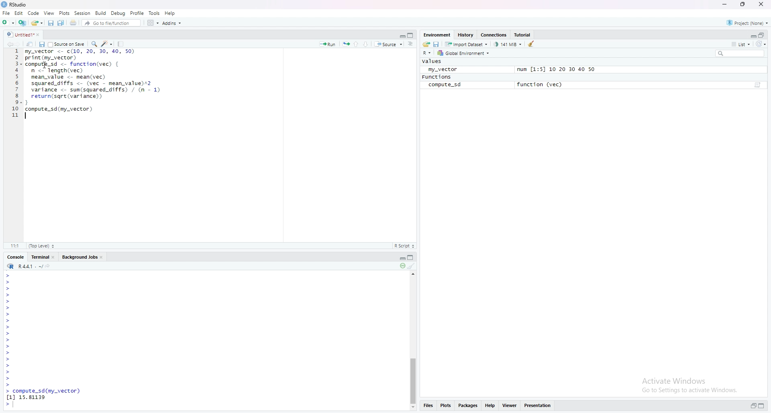 Image resolution: width=771 pixels, height=413 pixels. What do you see at coordinates (170, 12) in the screenshot?
I see `Help` at bounding box center [170, 12].